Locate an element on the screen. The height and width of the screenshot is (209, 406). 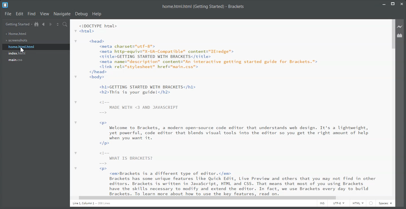
Horizontal Scroll bar  is located at coordinates (228, 197).